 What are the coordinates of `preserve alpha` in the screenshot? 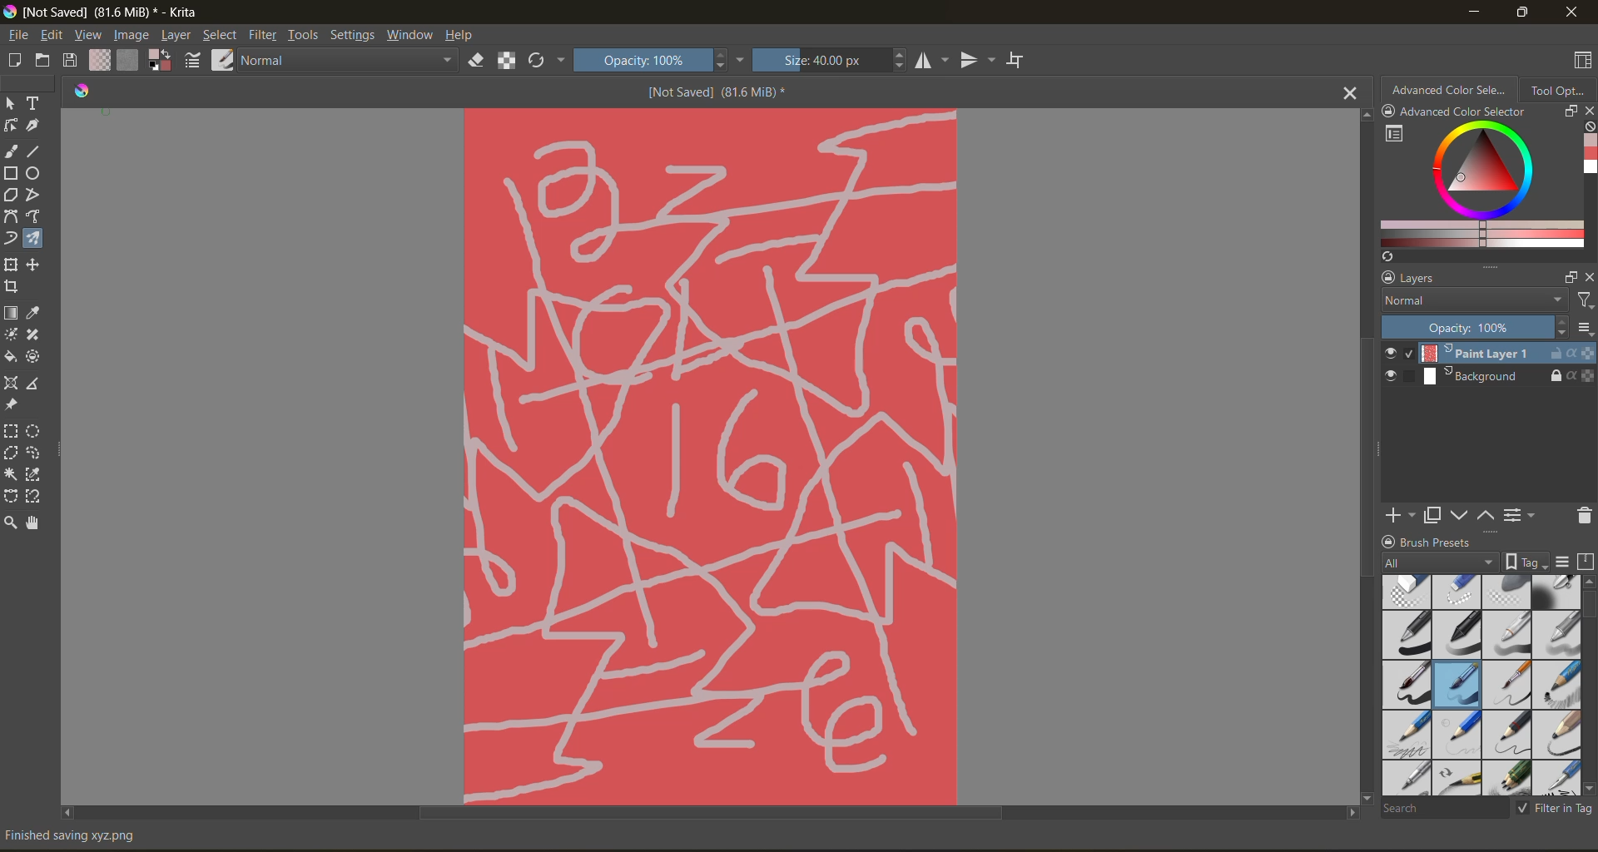 It's located at (507, 62).